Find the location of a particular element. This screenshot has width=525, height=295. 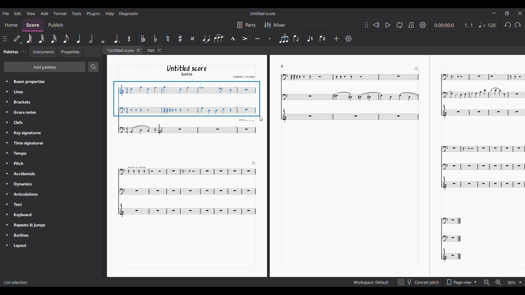

Maximize is located at coordinates (507, 14).